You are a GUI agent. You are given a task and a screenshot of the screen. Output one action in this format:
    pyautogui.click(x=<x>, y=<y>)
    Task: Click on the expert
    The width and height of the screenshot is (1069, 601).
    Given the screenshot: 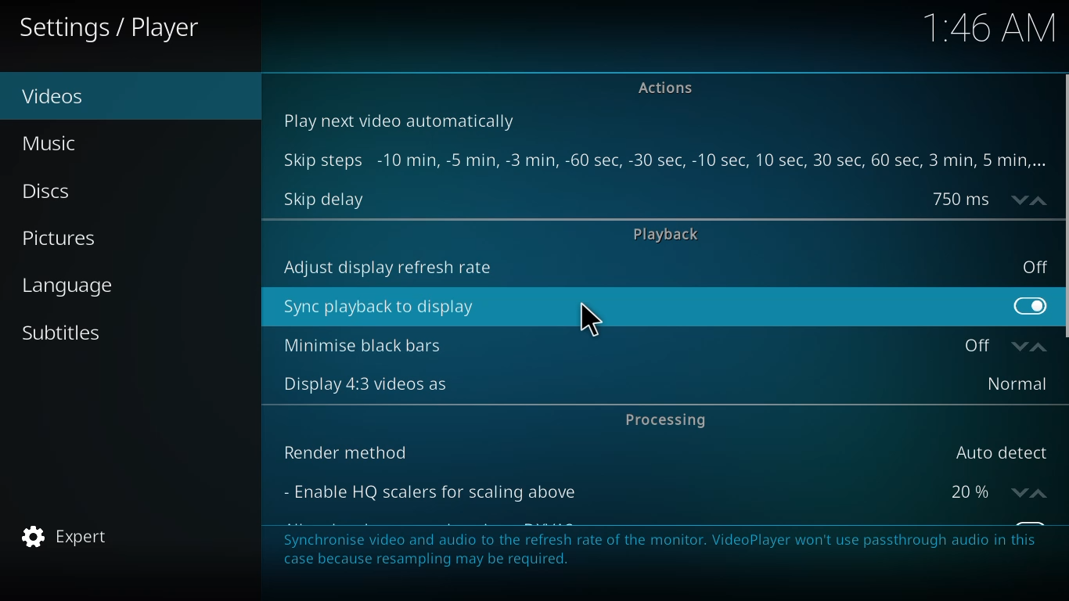 What is the action you would take?
    pyautogui.click(x=68, y=534)
    